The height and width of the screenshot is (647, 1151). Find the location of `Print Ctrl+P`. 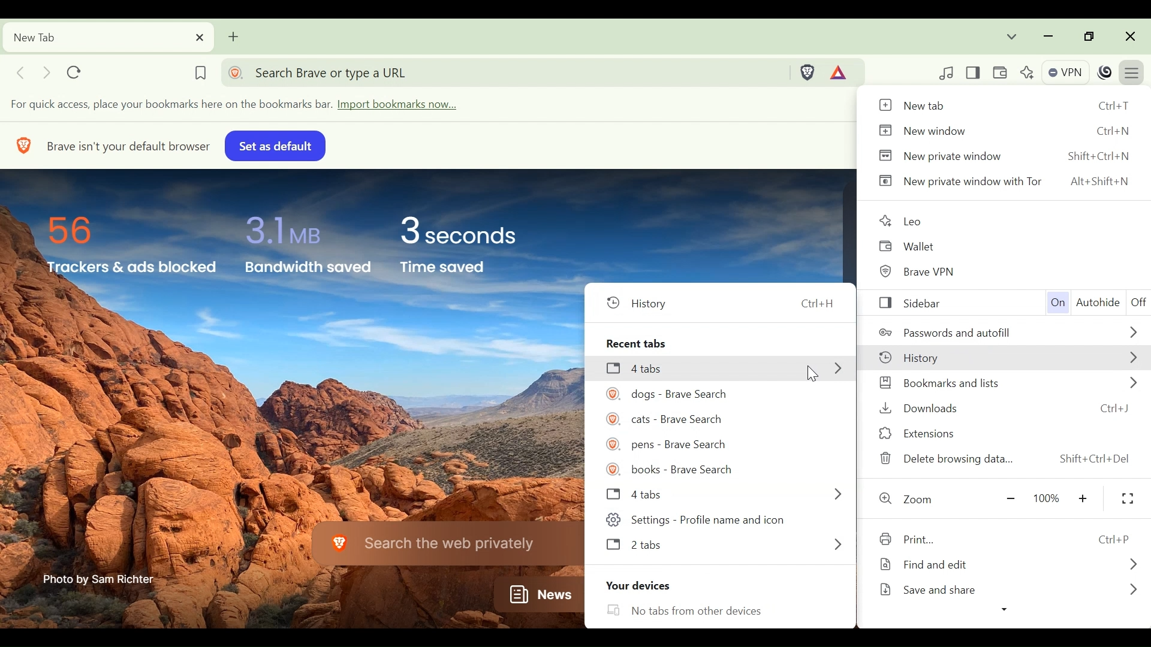

Print Ctrl+P is located at coordinates (1010, 541).